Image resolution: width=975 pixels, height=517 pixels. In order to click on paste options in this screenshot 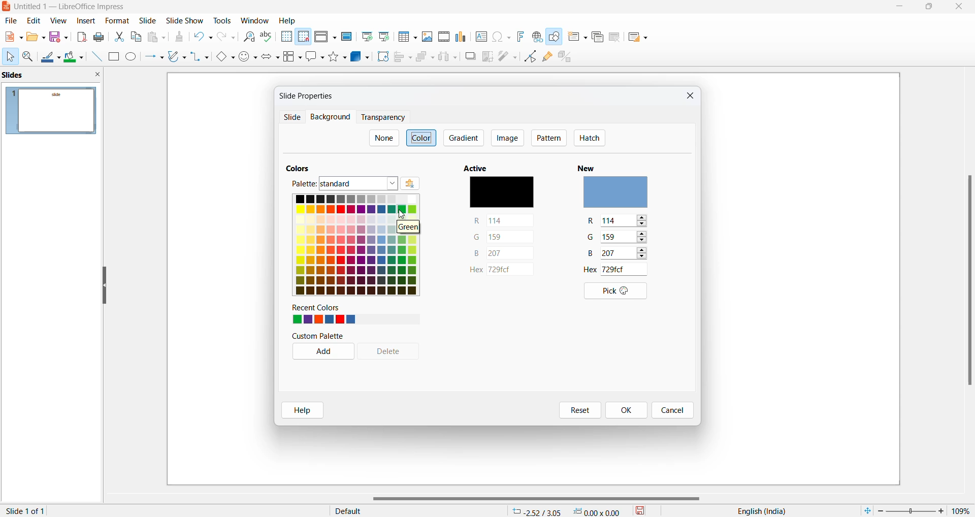, I will do `click(159, 37)`.